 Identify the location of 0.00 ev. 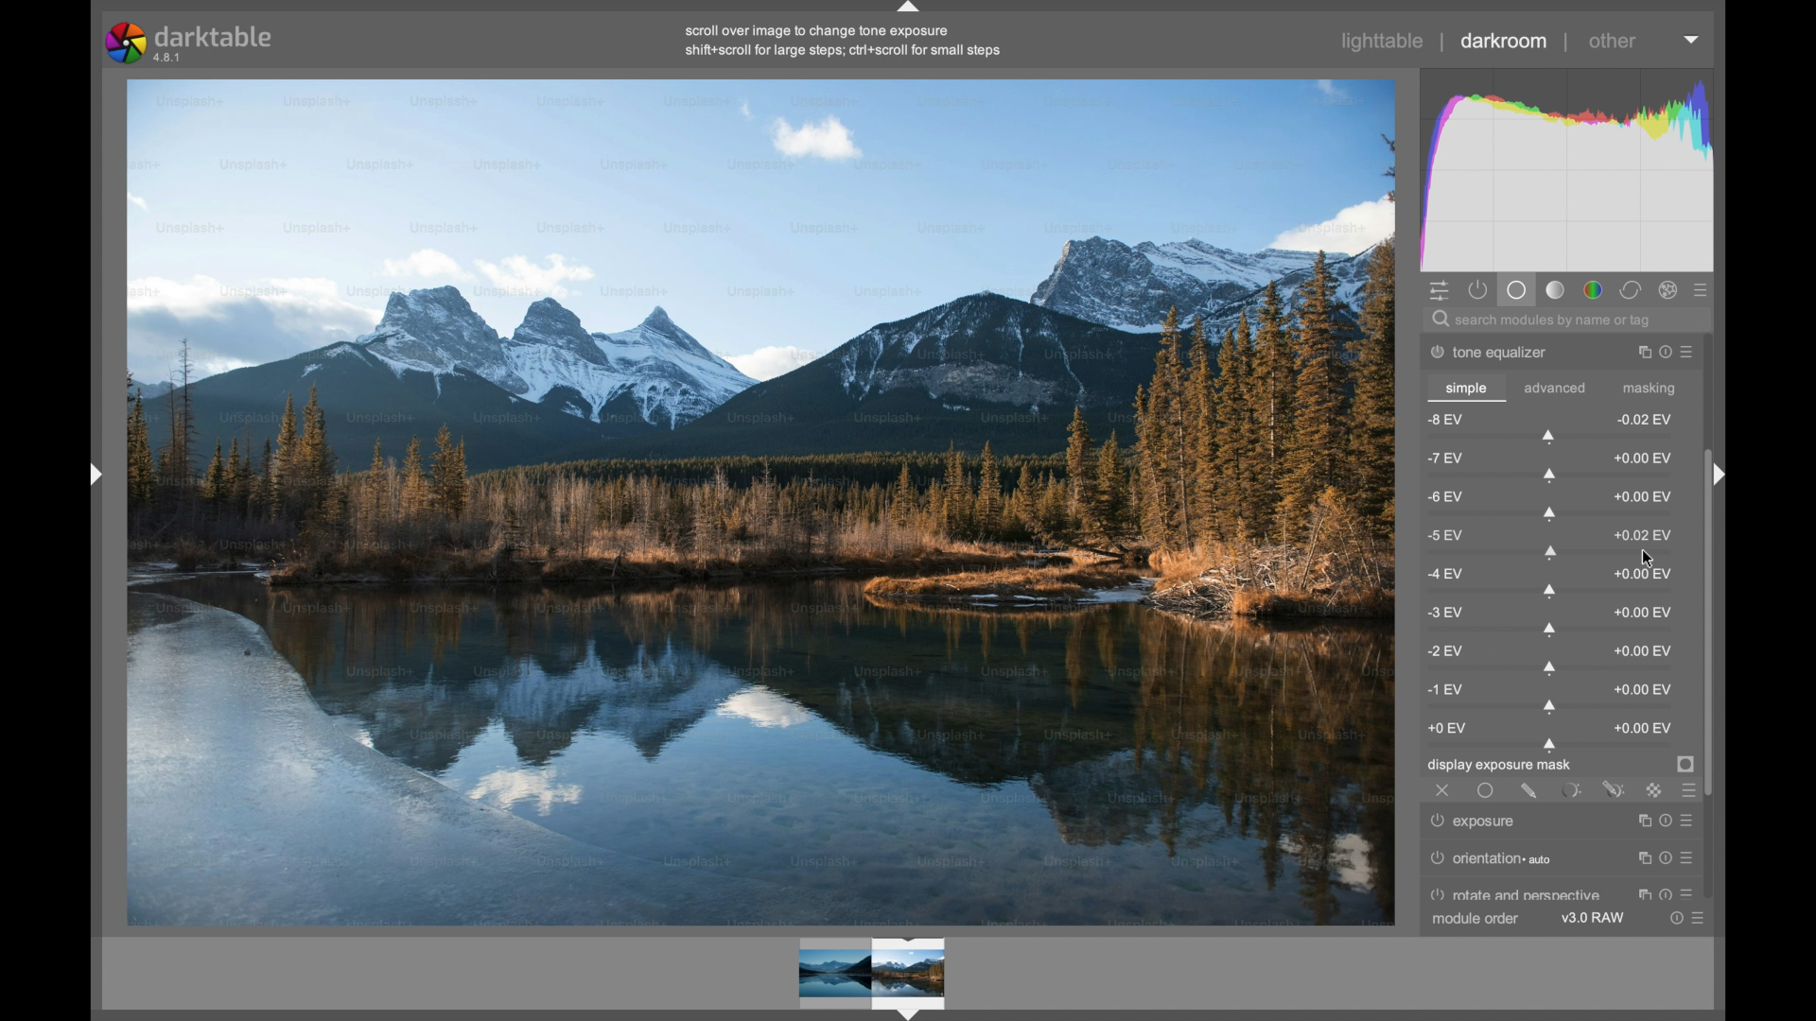
(1644, 496).